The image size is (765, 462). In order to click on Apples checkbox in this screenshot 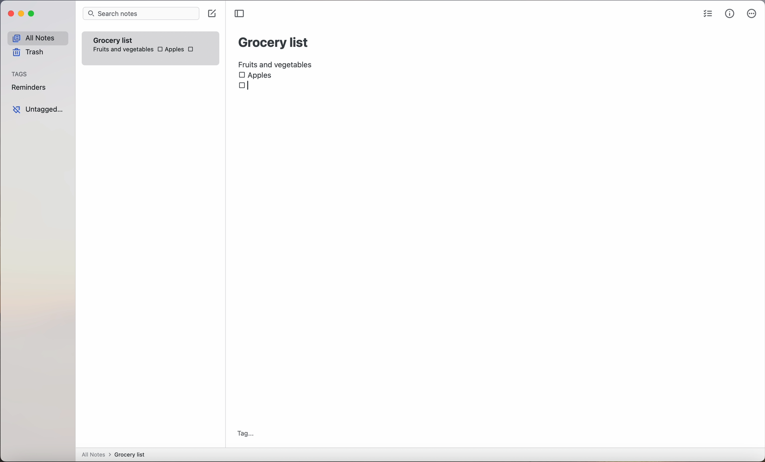, I will do `click(170, 49)`.